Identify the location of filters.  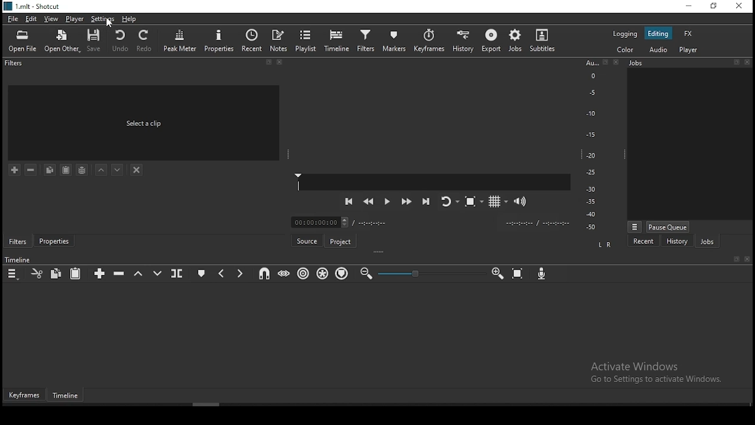
(15, 65).